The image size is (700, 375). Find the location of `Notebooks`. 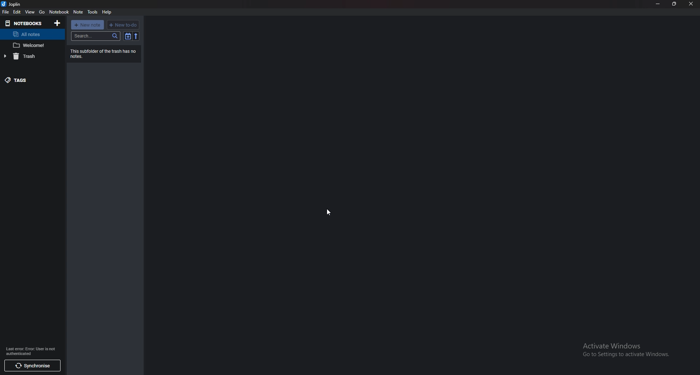

Notebooks is located at coordinates (24, 23).